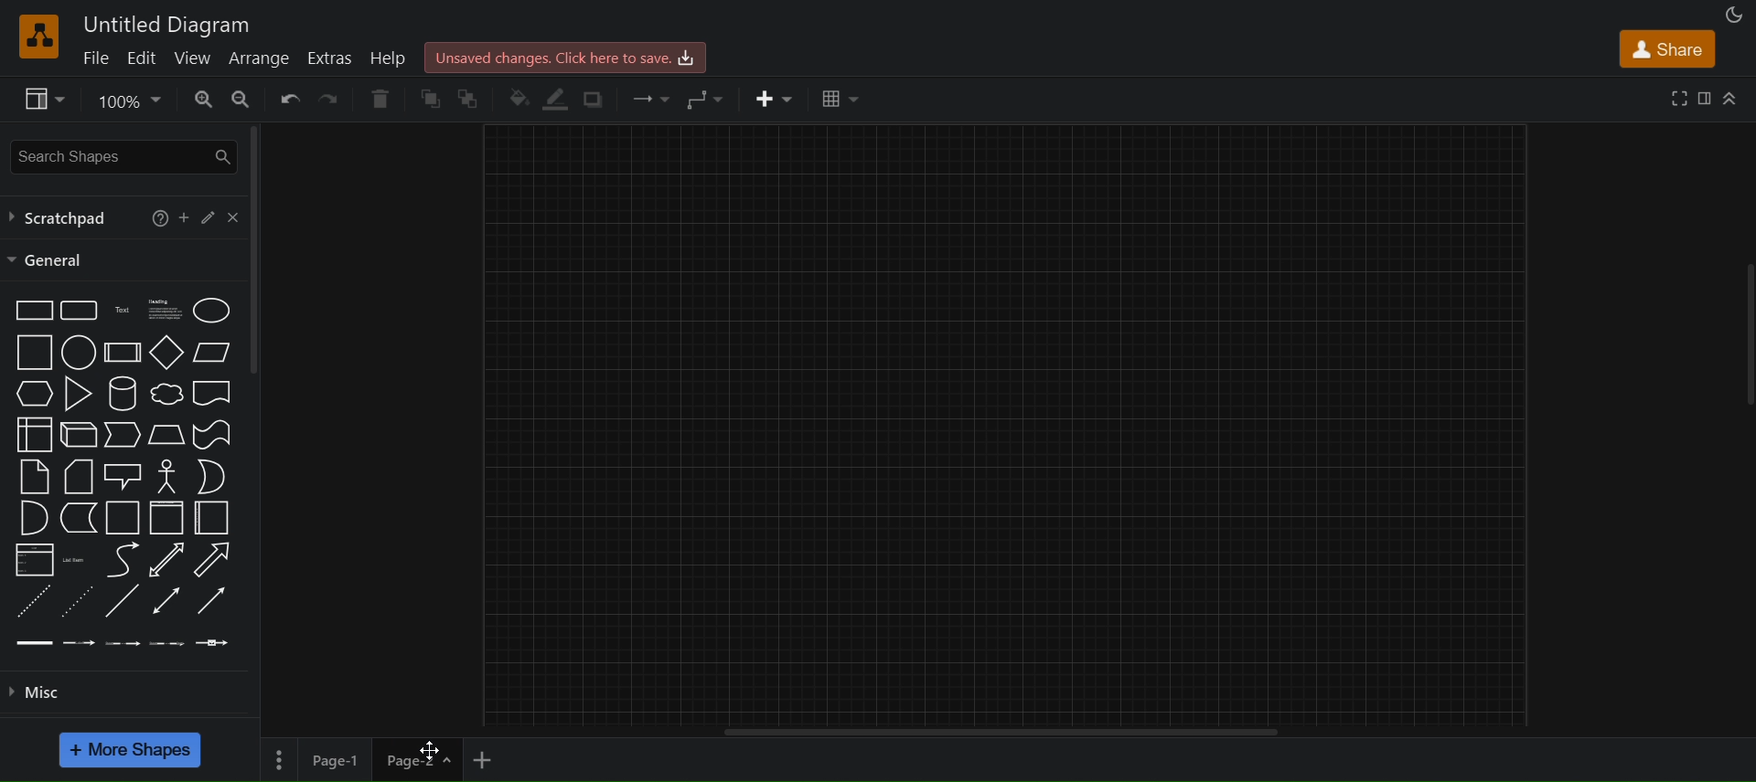  I want to click on or, so click(212, 476).